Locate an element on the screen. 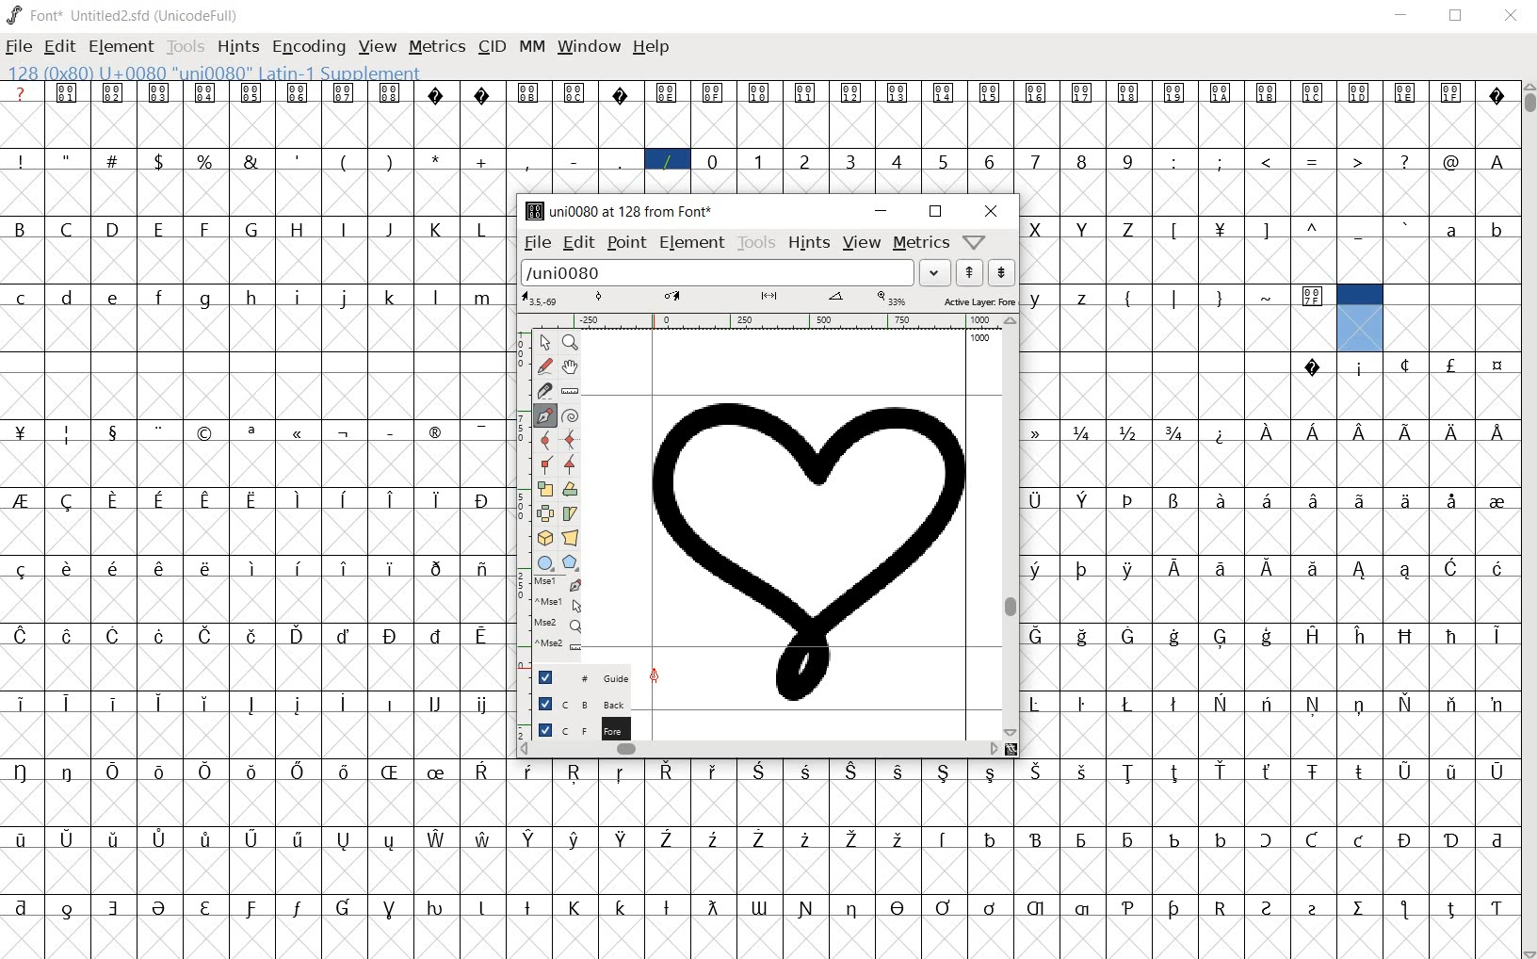  glyph is located at coordinates (1497, 568).